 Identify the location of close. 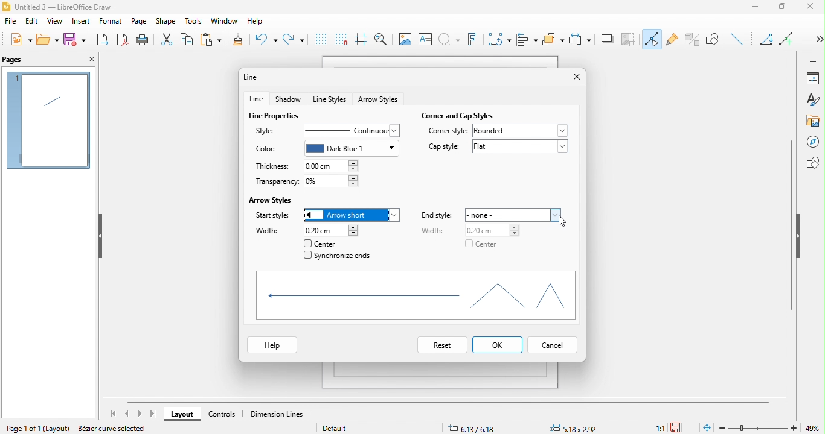
(90, 60).